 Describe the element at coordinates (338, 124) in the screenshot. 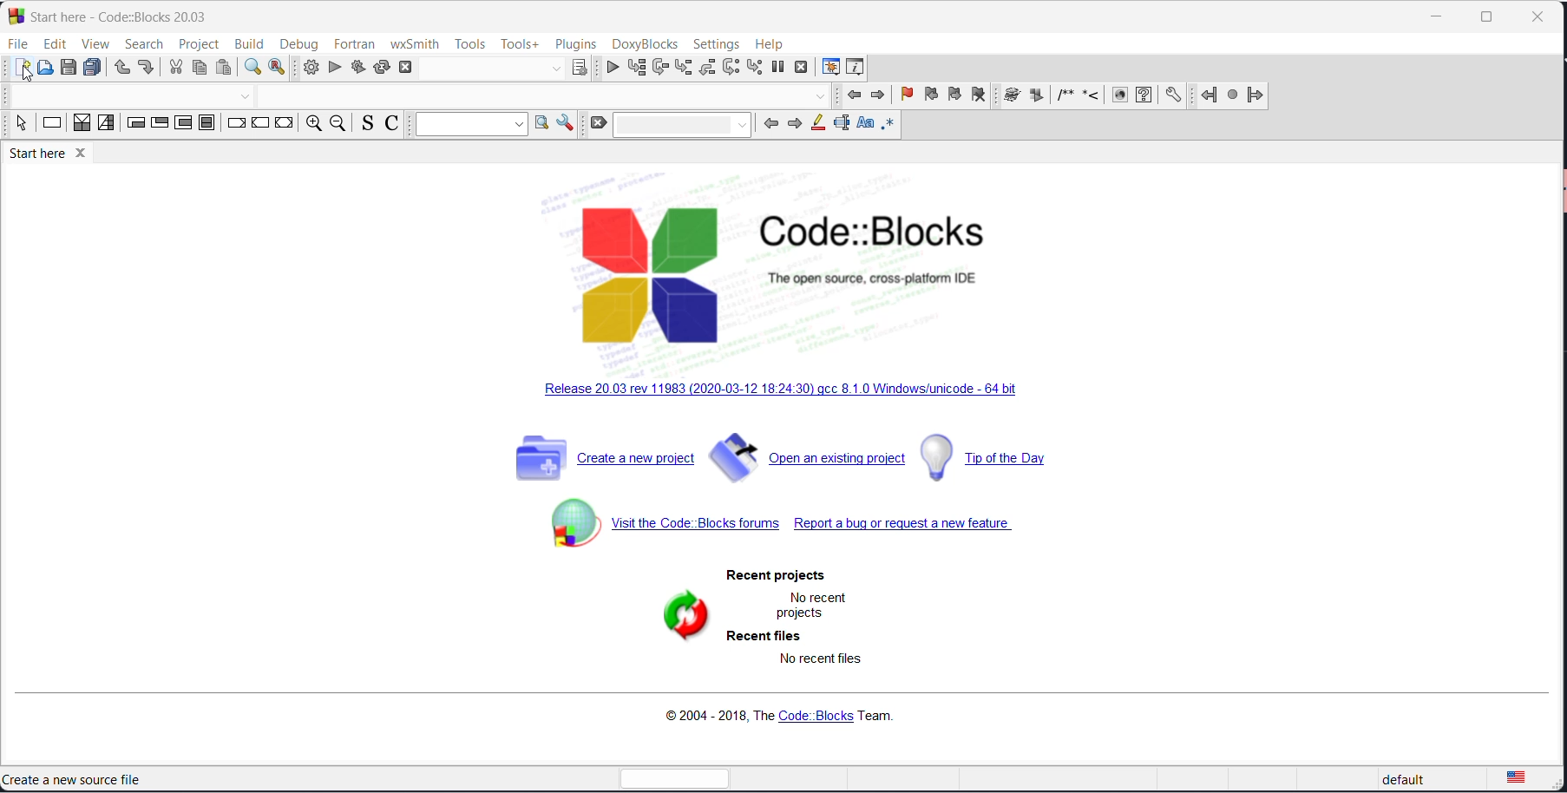

I see `zoom out` at that location.